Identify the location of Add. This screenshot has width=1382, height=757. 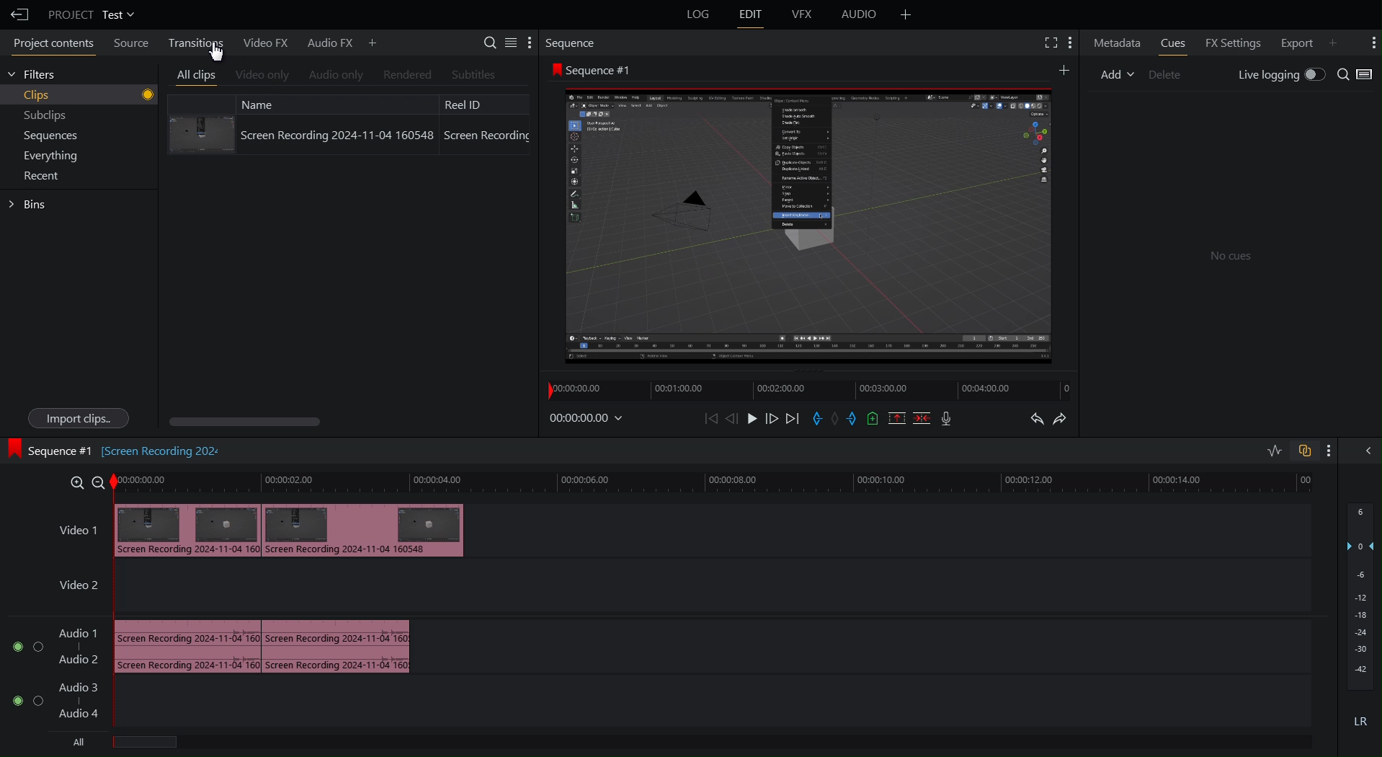
(906, 14).